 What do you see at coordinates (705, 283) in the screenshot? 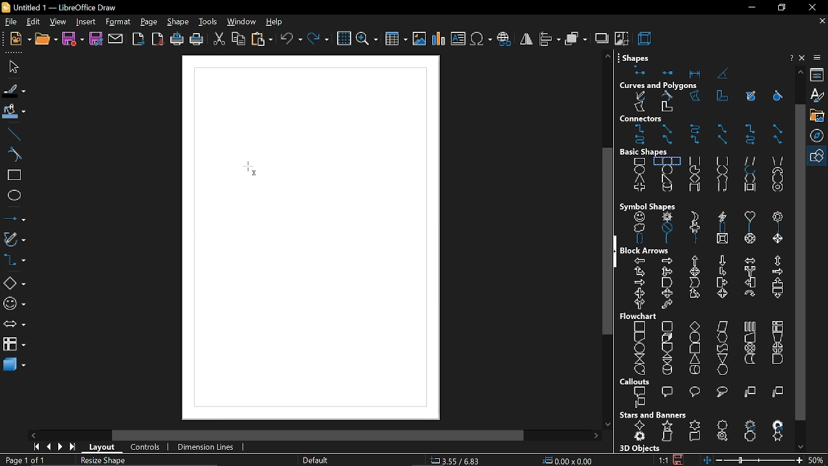
I see `block arrows` at bounding box center [705, 283].